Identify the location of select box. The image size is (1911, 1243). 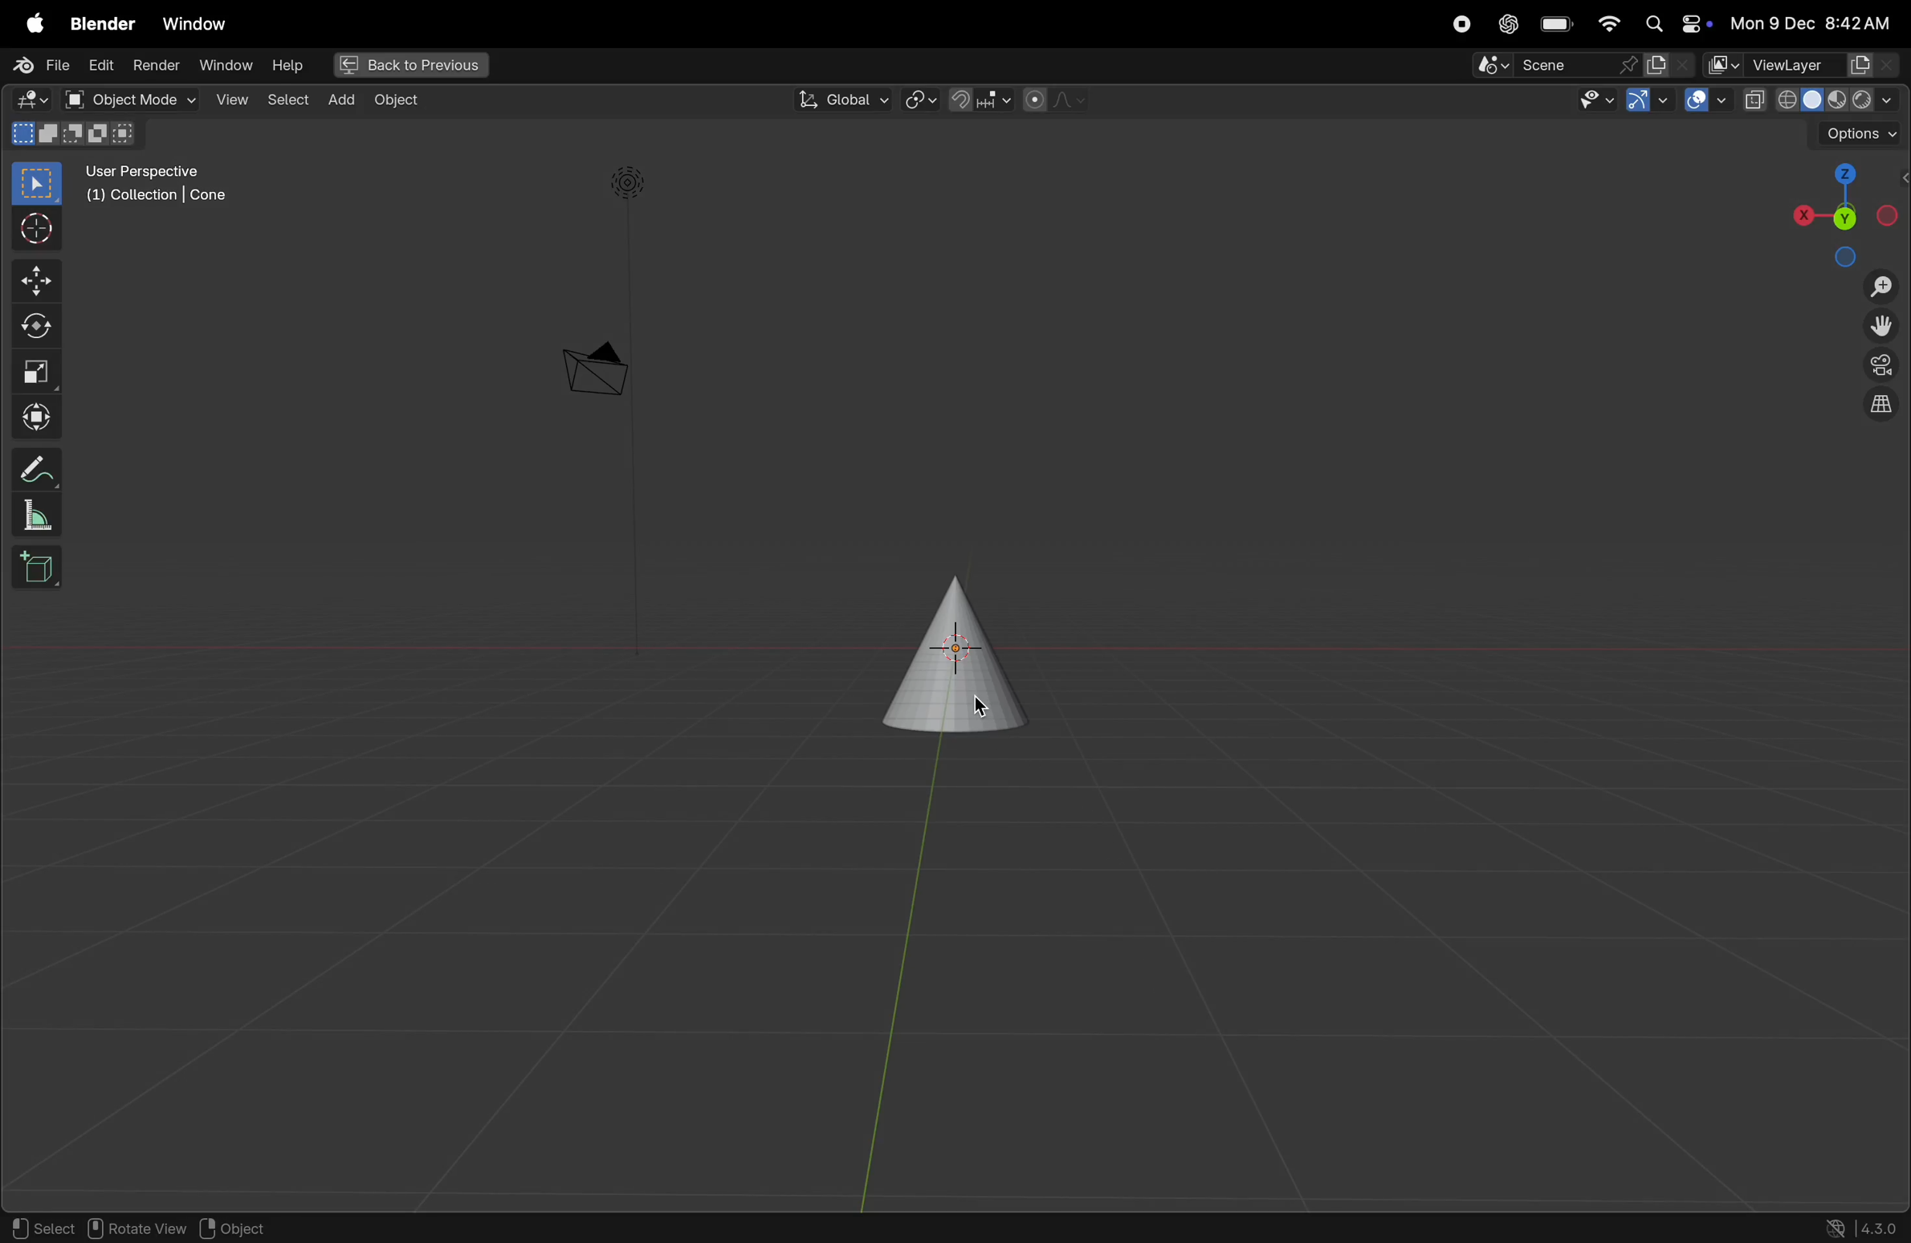
(39, 184).